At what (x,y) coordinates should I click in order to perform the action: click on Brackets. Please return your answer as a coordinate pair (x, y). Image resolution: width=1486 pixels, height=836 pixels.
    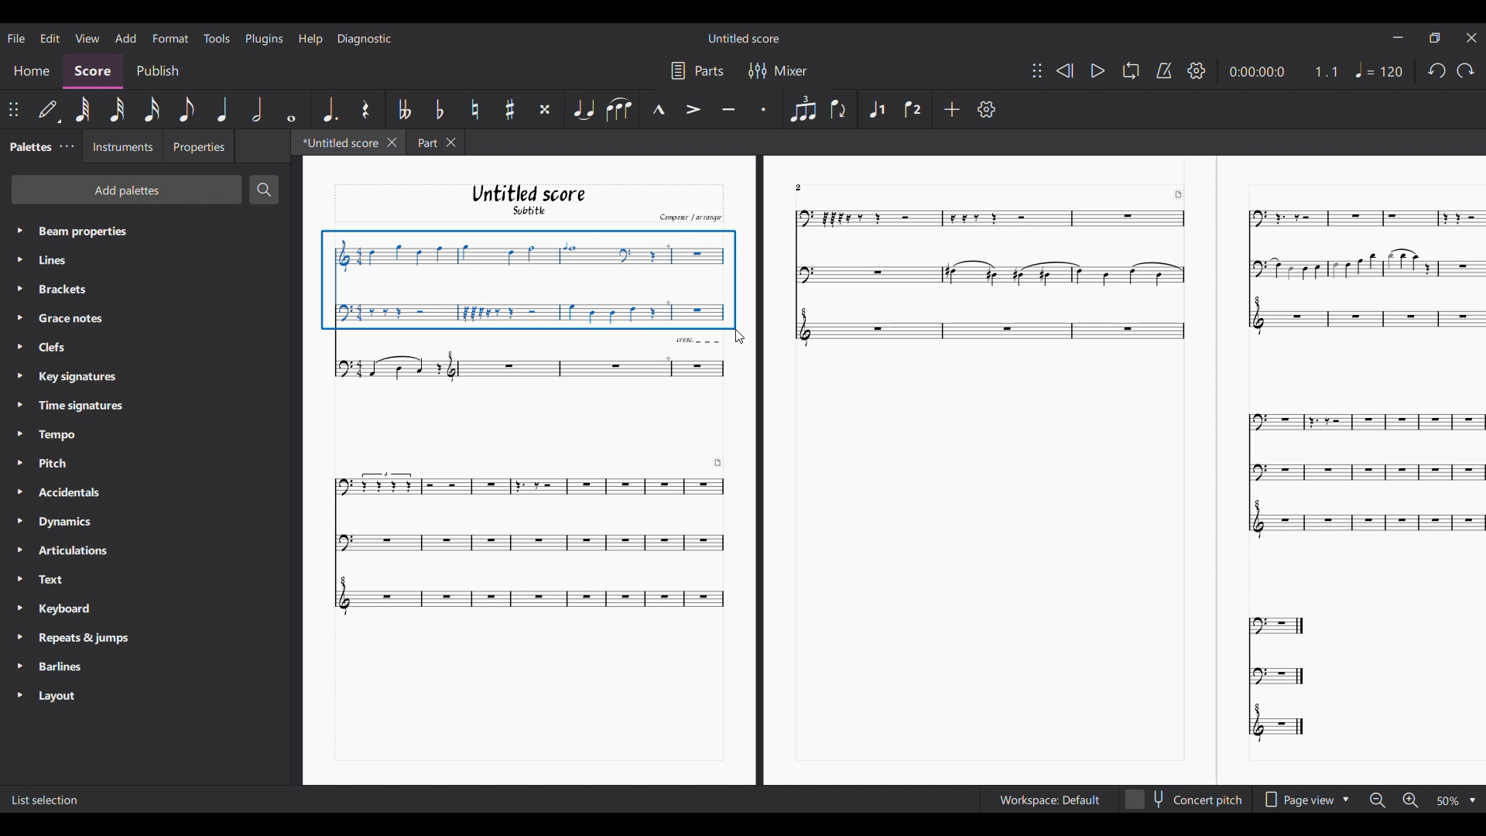
    Looking at the image, I should click on (72, 290).